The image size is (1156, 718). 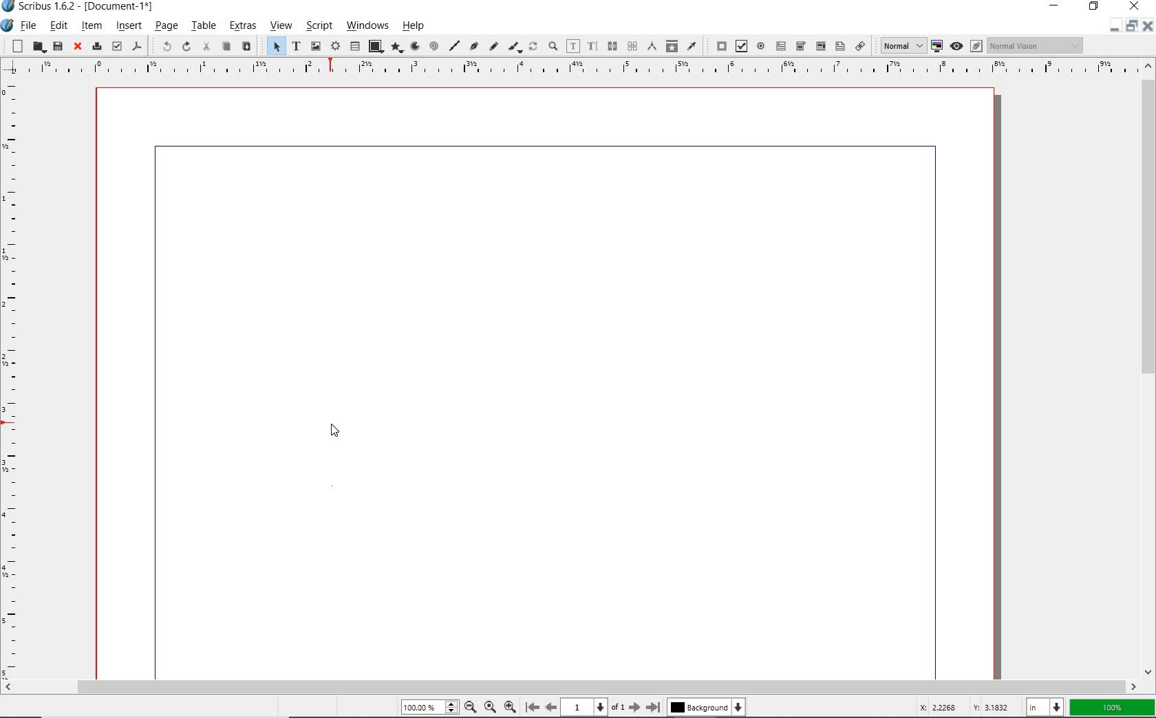 I want to click on Y: 3.1832, so click(x=993, y=707).